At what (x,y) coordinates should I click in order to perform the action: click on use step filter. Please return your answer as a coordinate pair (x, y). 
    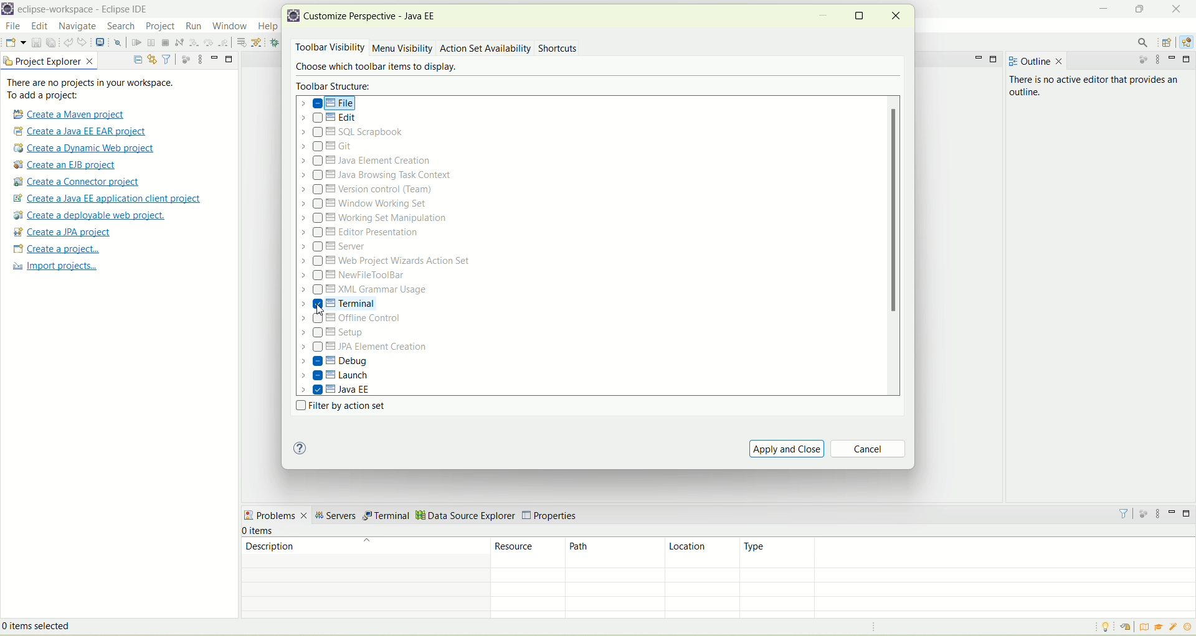
    Looking at the image, I should click on (259, 42).